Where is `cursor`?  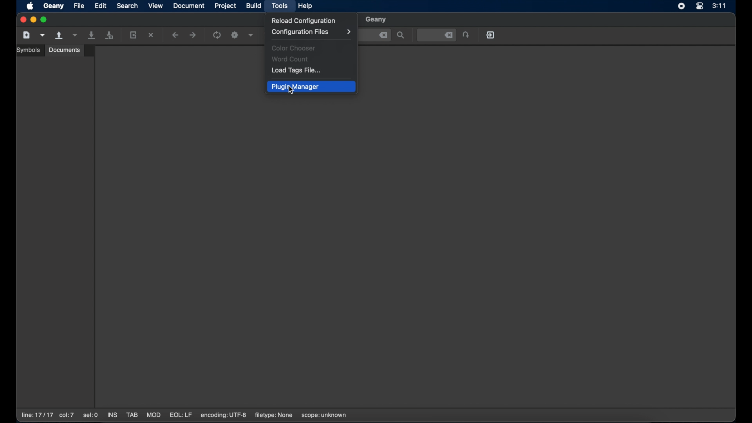 cursor is located at coordinates (291, 92).